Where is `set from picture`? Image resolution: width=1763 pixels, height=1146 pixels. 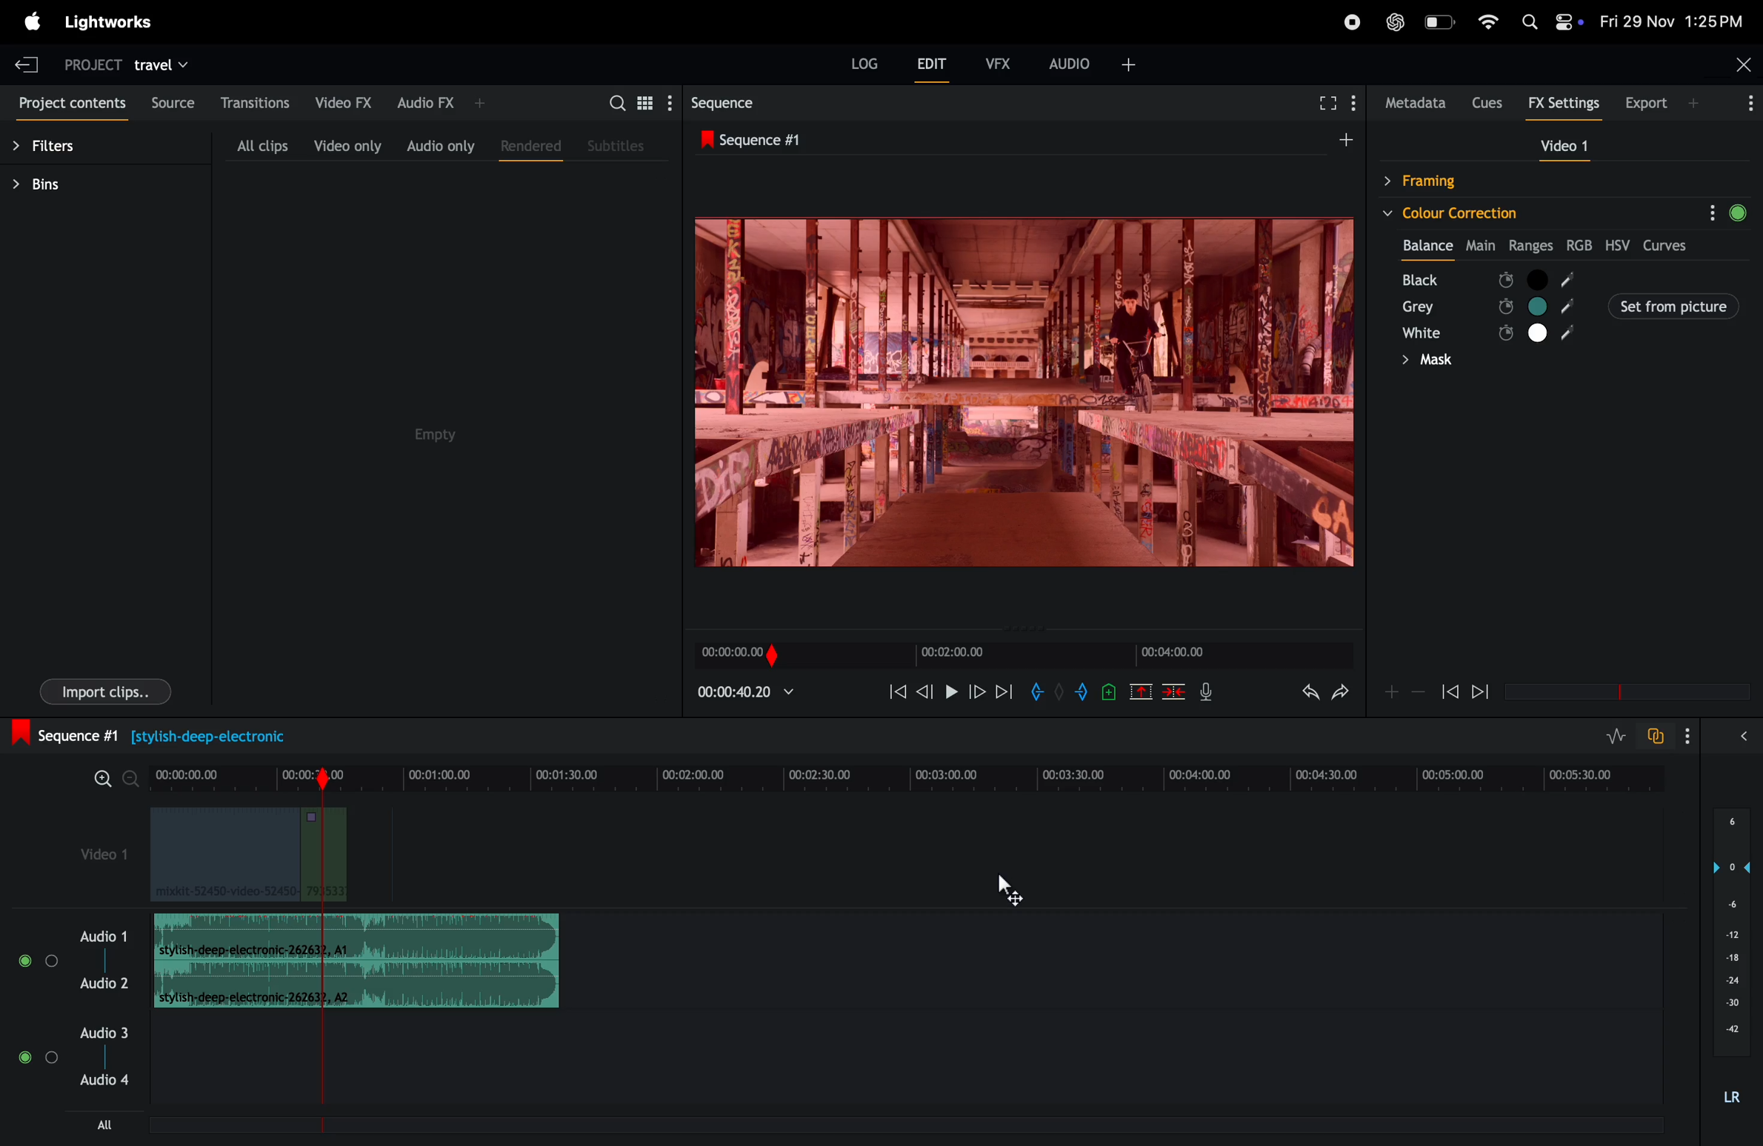
set from picture is located at coordinates (1550, 305).